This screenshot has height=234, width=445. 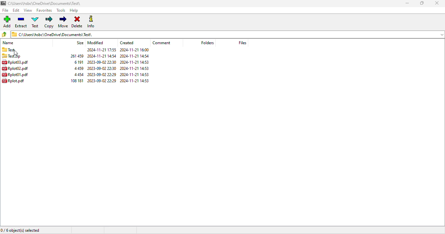 I want to click on help, so click(x=74, y=10).